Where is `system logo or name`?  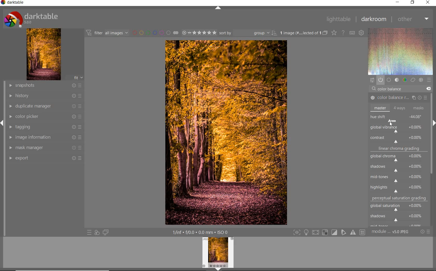 system logo or name is located at coordinates (33, 19).